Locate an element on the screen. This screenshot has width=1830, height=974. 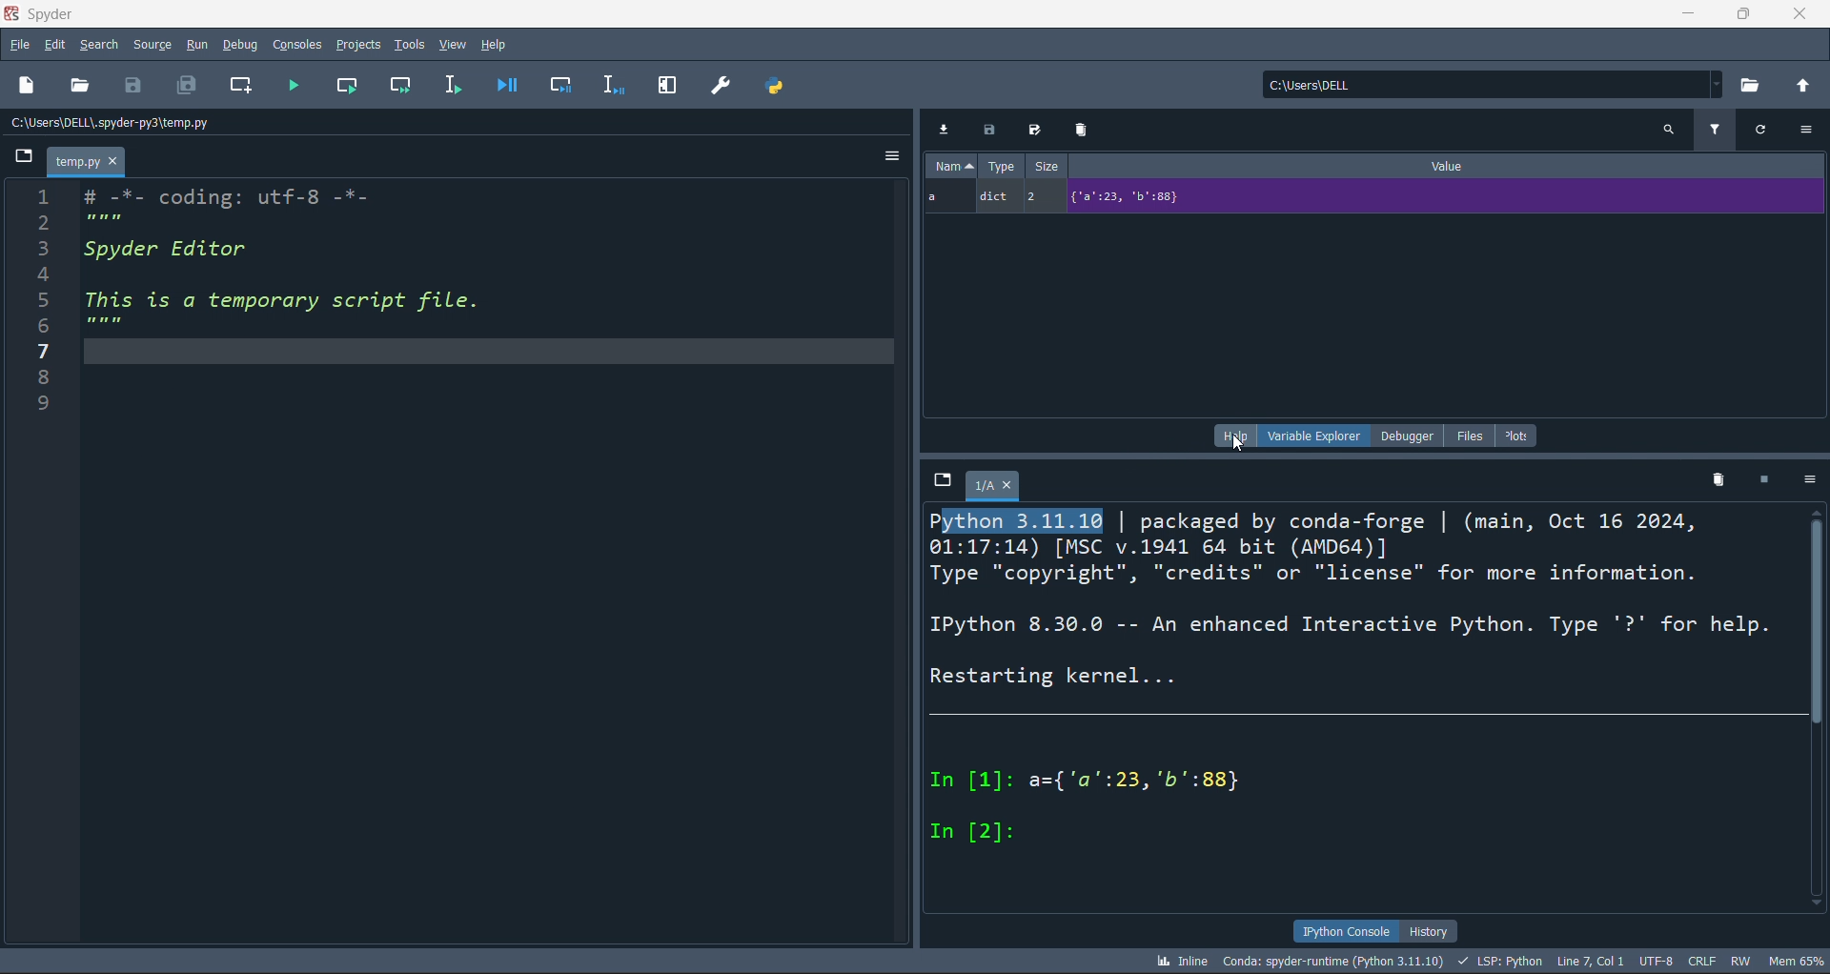
run cell and move is located at coordinates (400, 84).